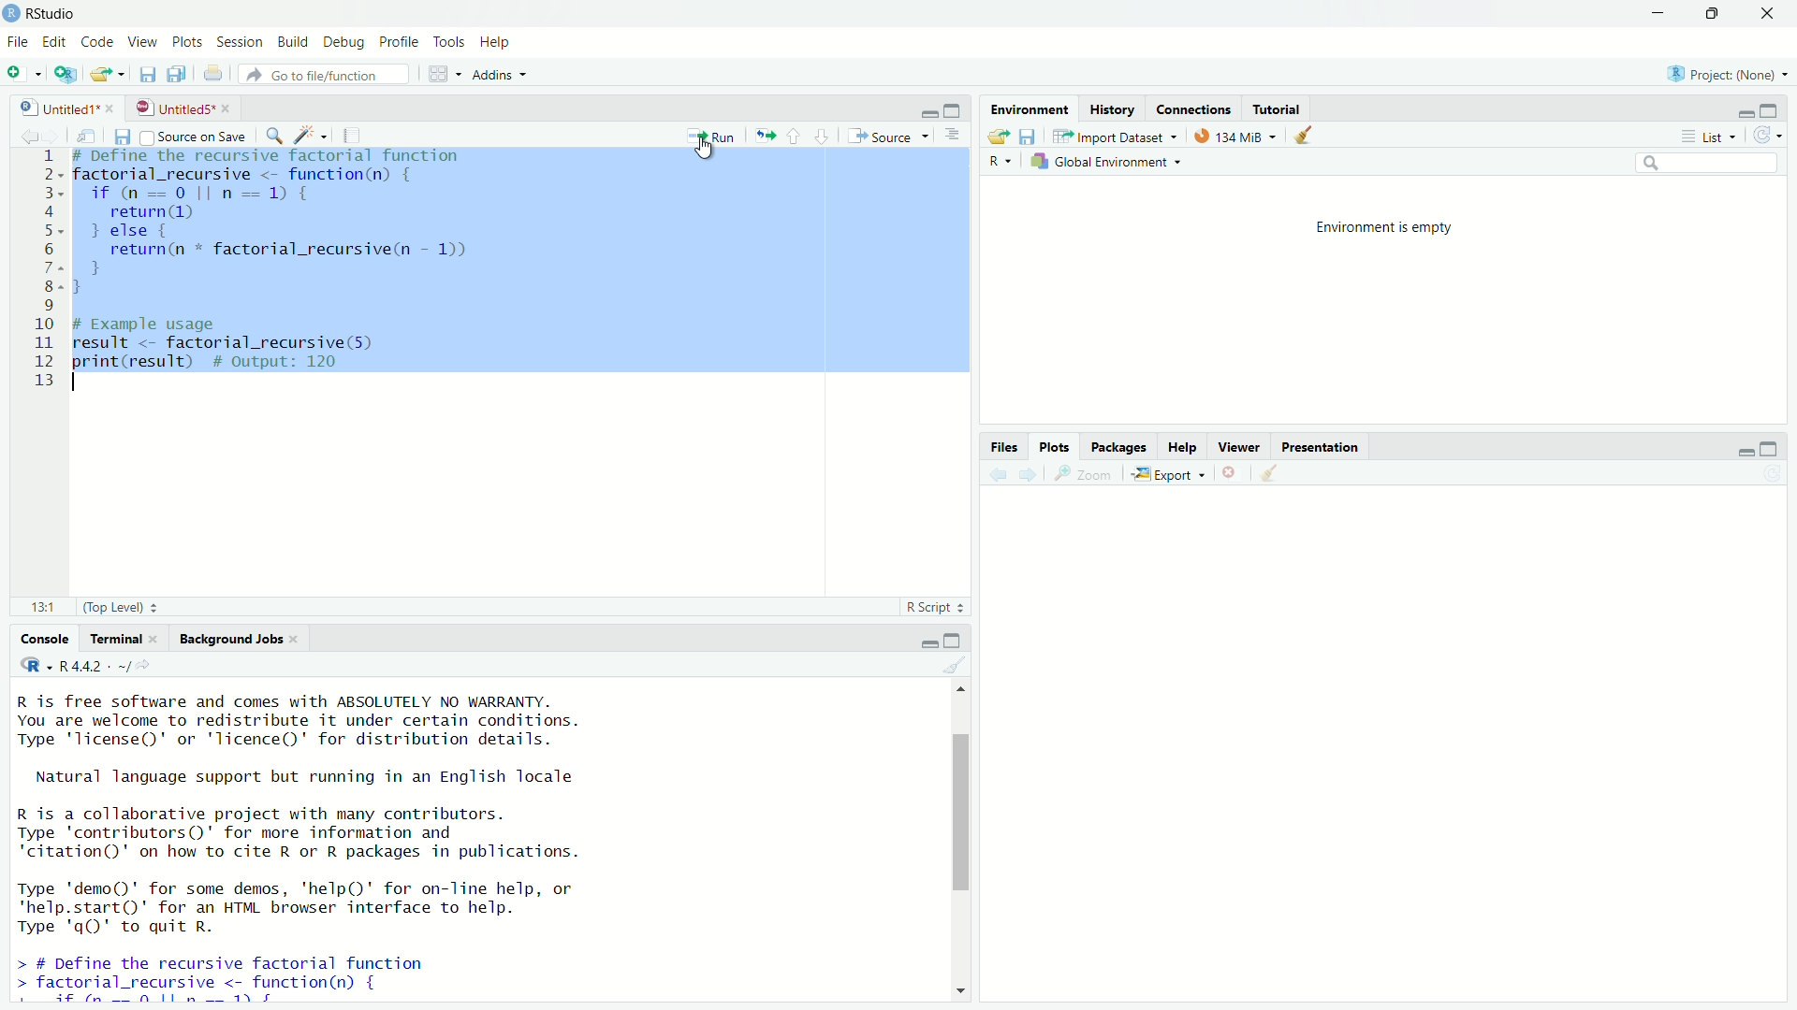 The image size is (1797, 1010). I want to click on Clear console (Ctrl +L), so click(1309, 134).